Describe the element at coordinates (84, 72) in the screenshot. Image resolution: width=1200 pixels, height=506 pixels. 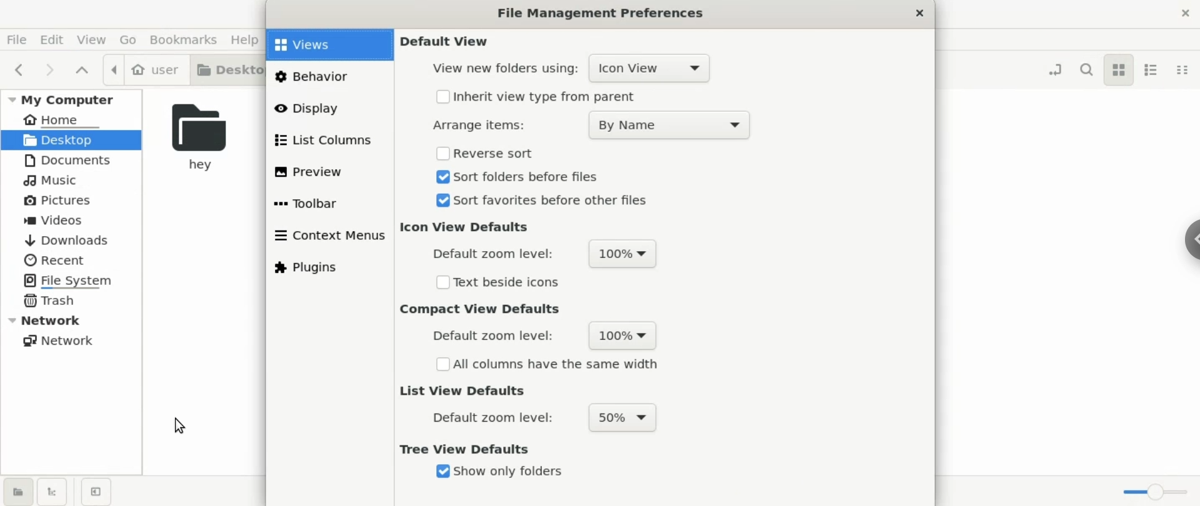
I see `parent folders` at that location.